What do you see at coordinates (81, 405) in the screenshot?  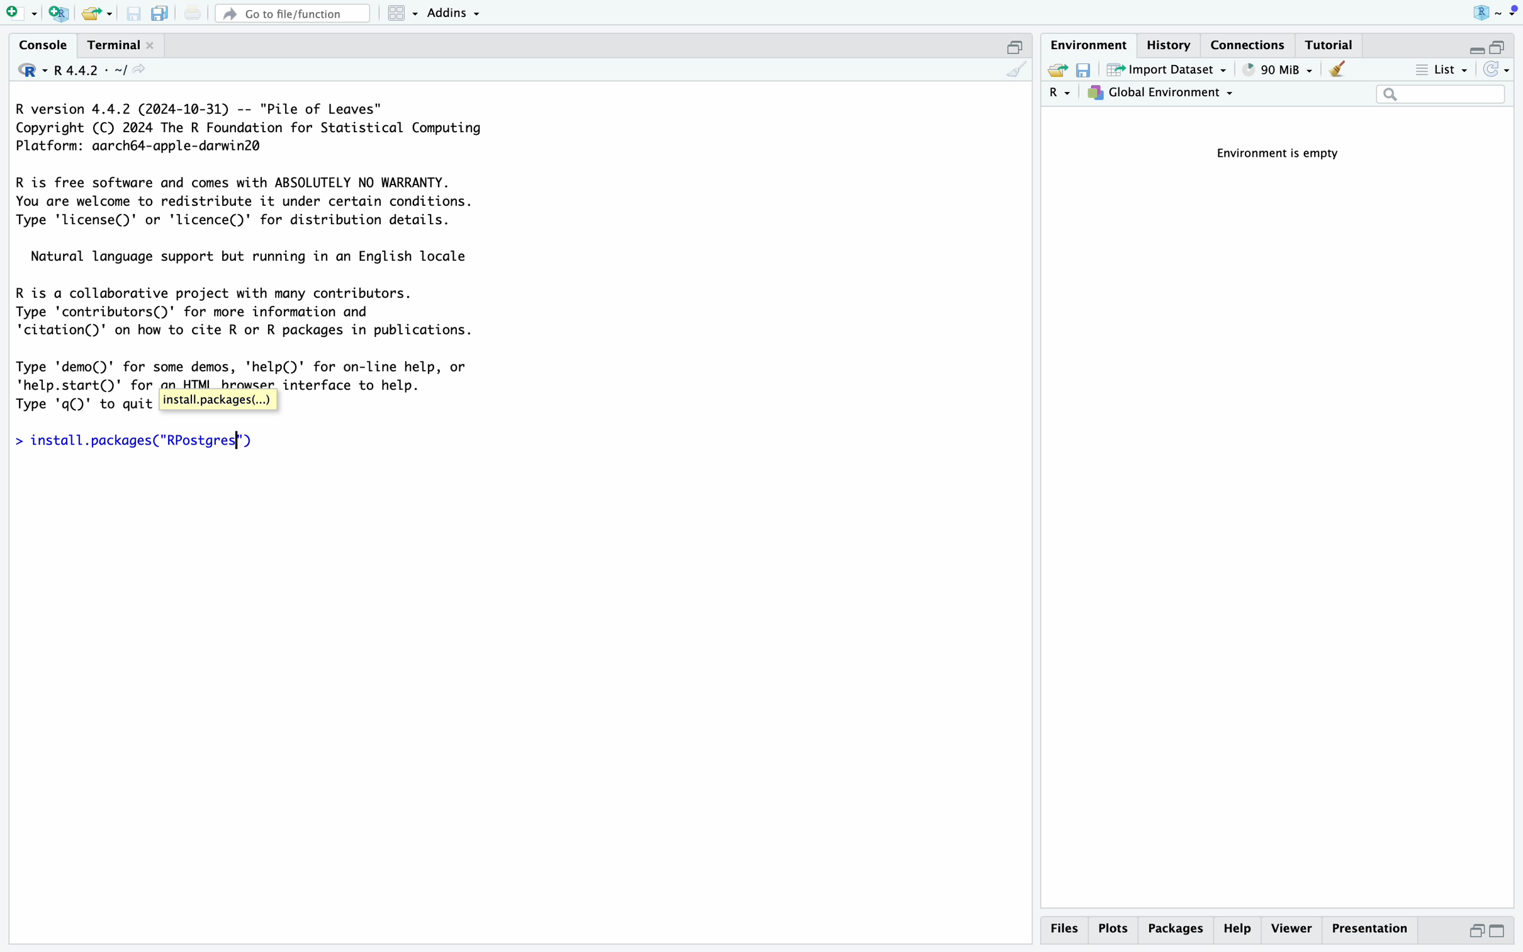 I see `Type 'q()' to quit` at bounding box center [81, 405].